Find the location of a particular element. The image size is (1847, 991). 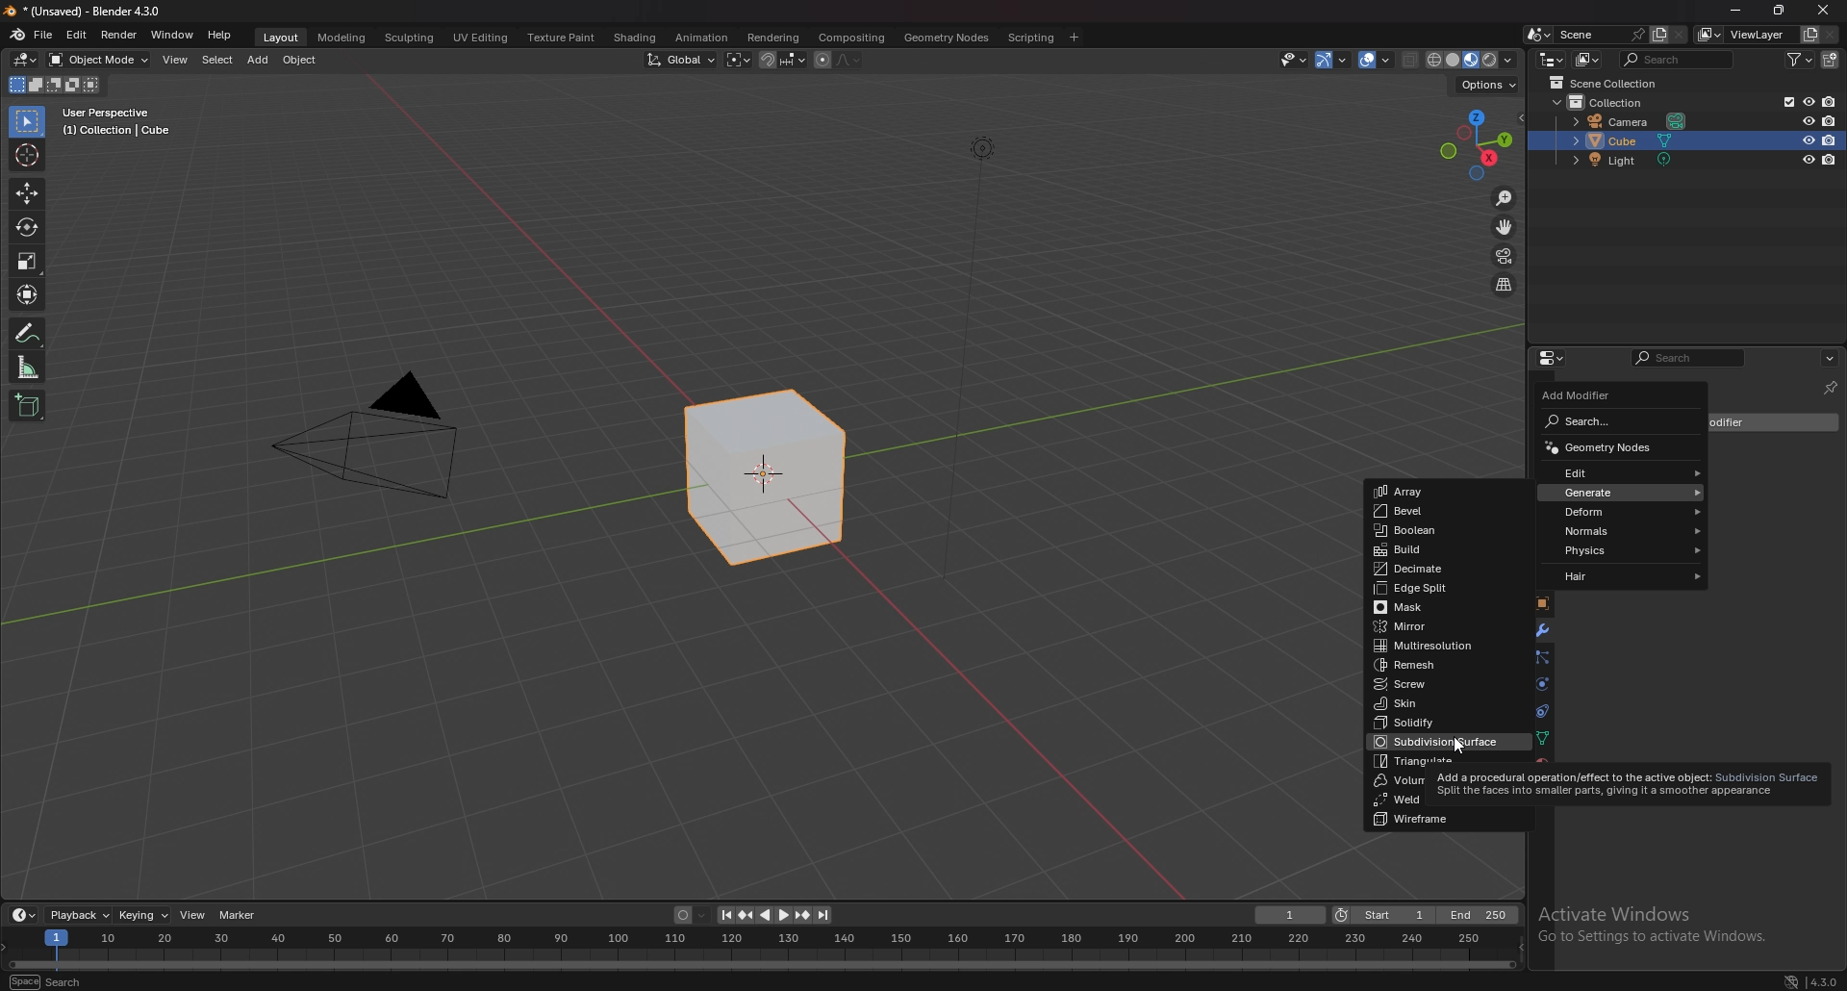

bevel is located at coordinates (1450, 511).